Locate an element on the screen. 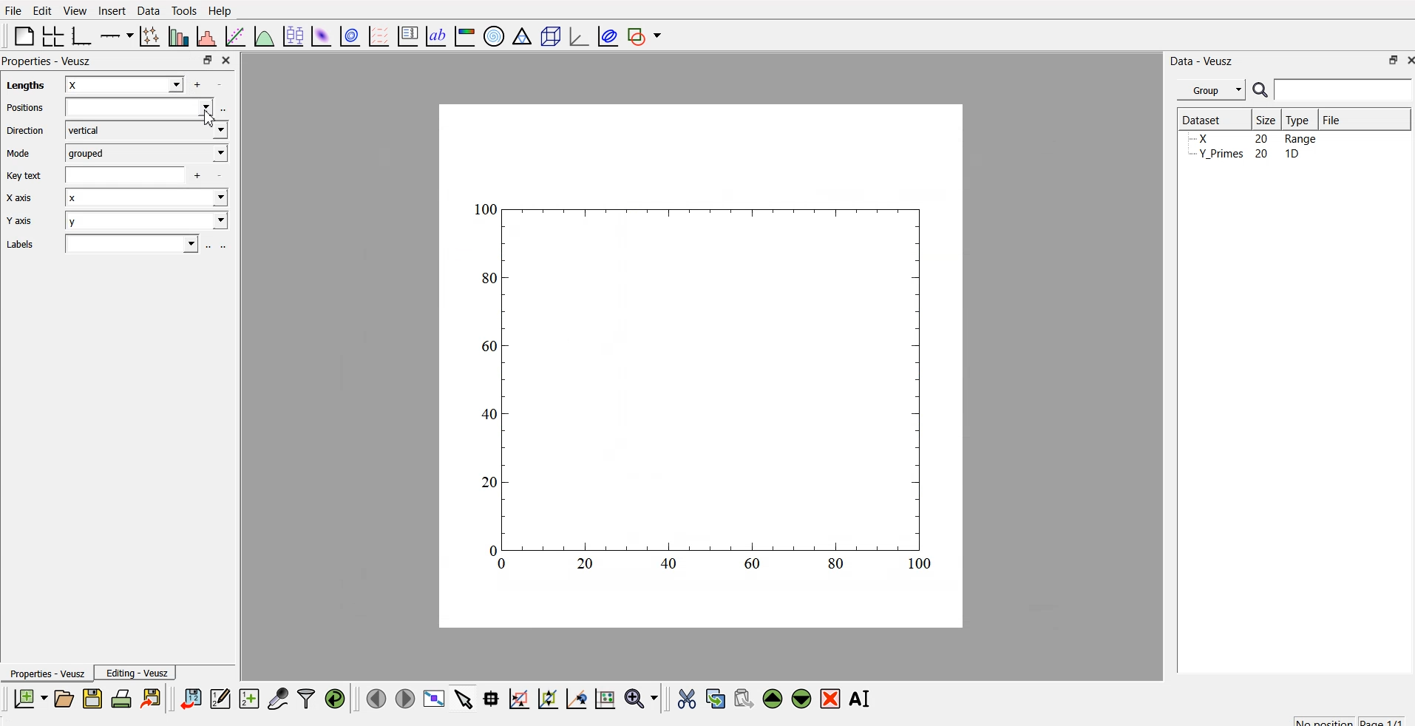 The height and width of the screenshot is (726, 1415). no position page 1/1 is located at coordinates (1342, 719).